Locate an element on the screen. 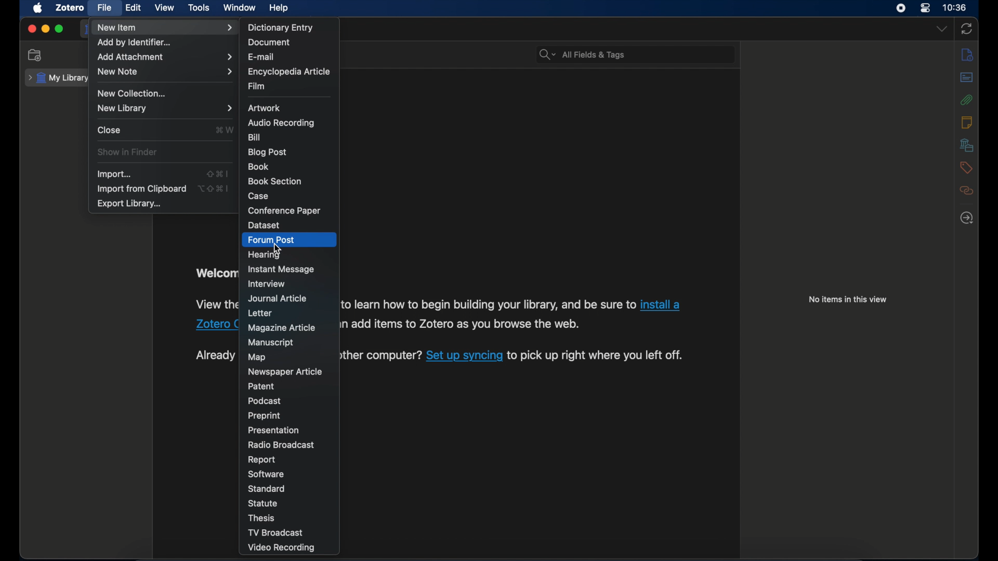  edit is located at coordinates (135, 8).